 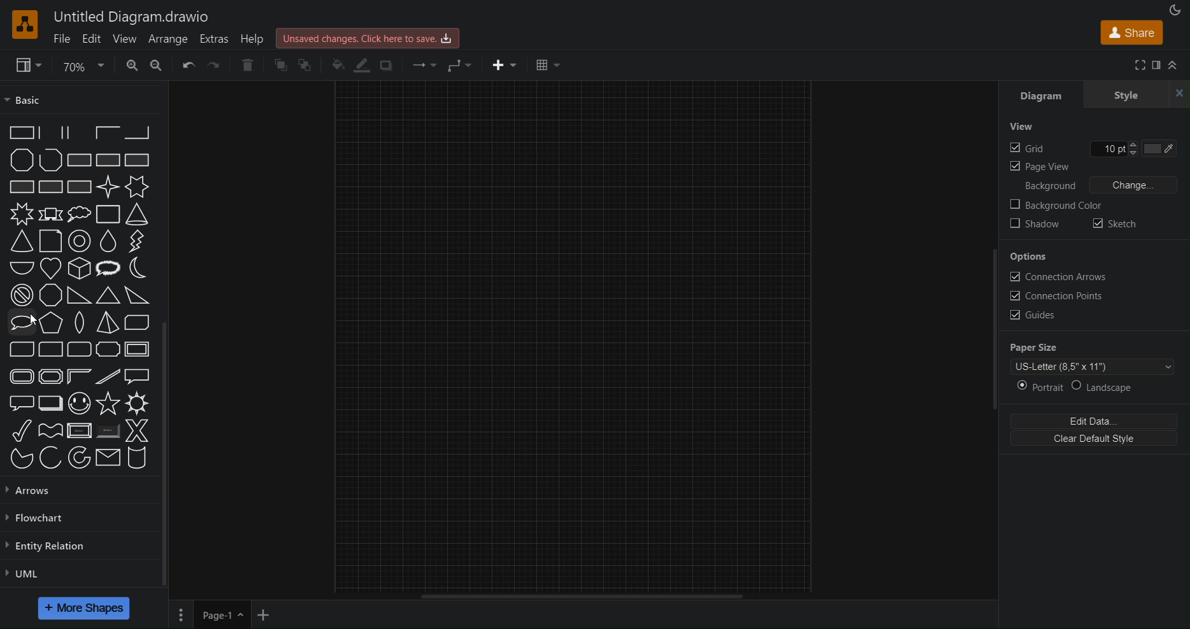 I want to click on Rectangle with Diagnol Fill, so click(x=80, y=160).